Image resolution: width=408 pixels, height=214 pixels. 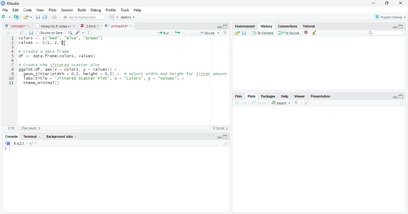 What do you see at coordinates (7, 33) in the screenshot?
I see `Go back to previous source location` at bounding box center [7, 33].